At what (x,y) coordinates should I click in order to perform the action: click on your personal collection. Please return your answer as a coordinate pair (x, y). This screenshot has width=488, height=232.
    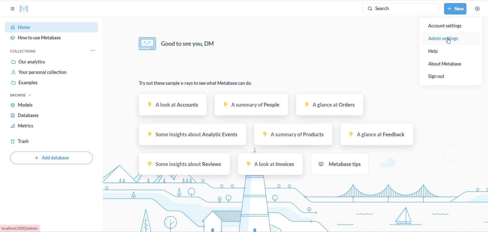
    Looking at the image, I should click on (38, 73).